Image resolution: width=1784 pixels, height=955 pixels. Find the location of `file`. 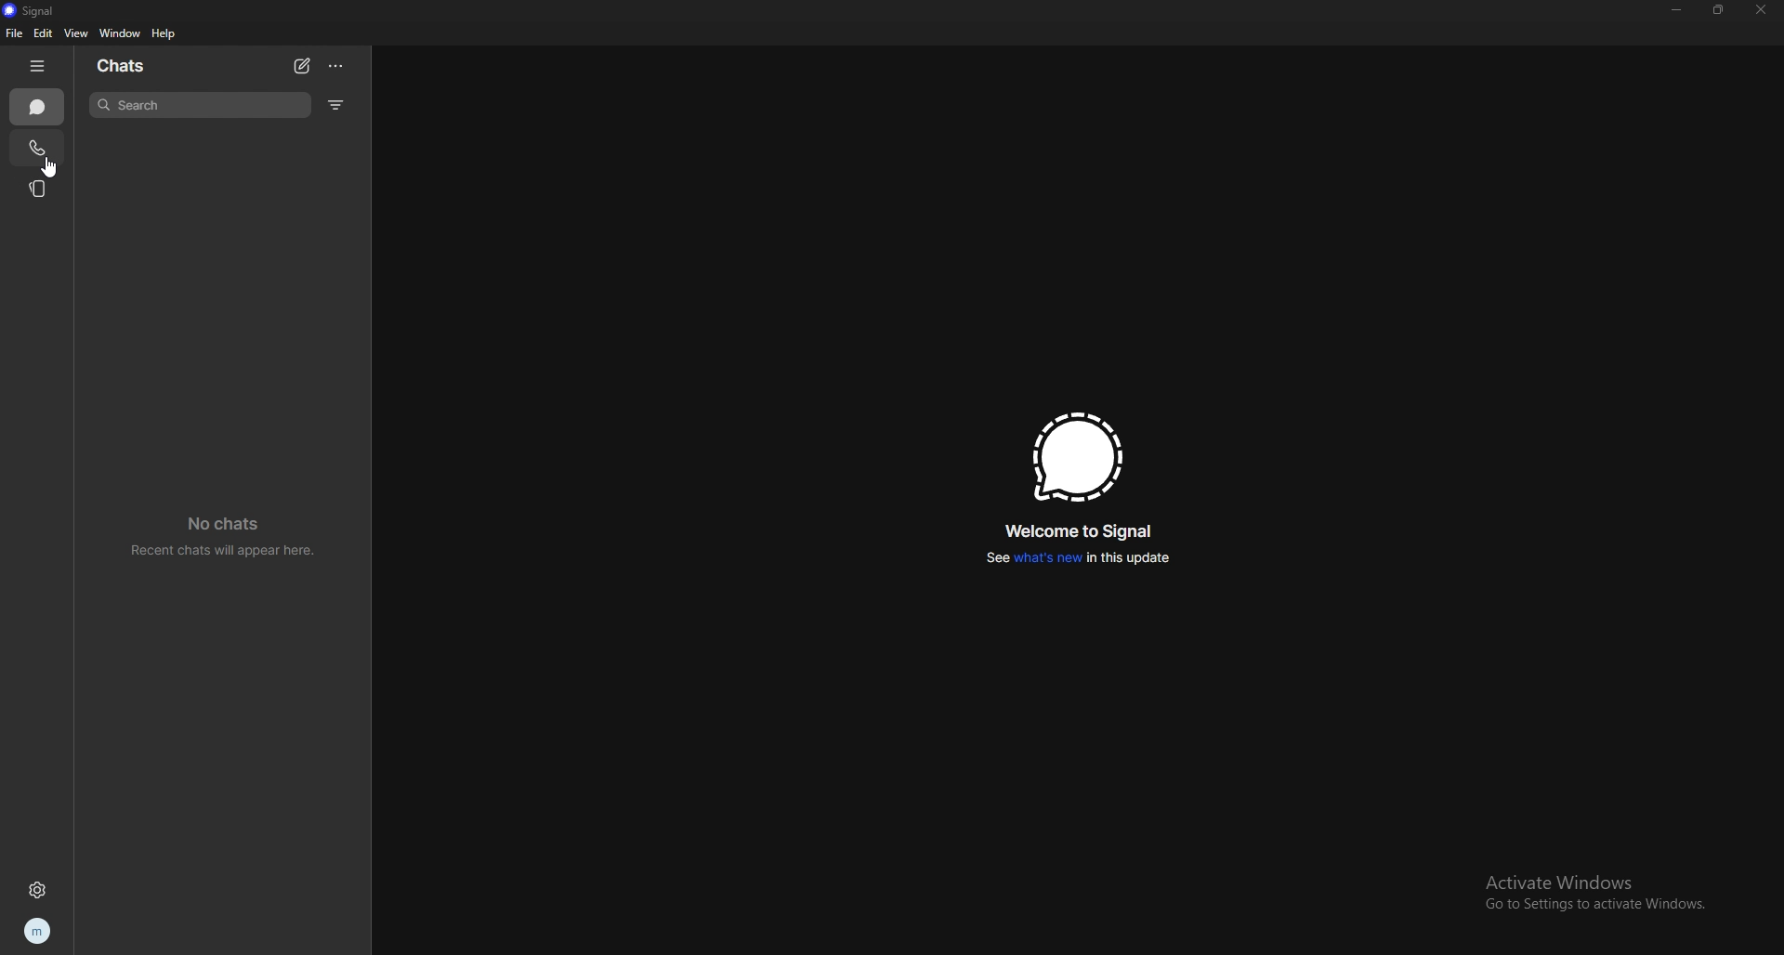

file is located at coordinates (15, 33).